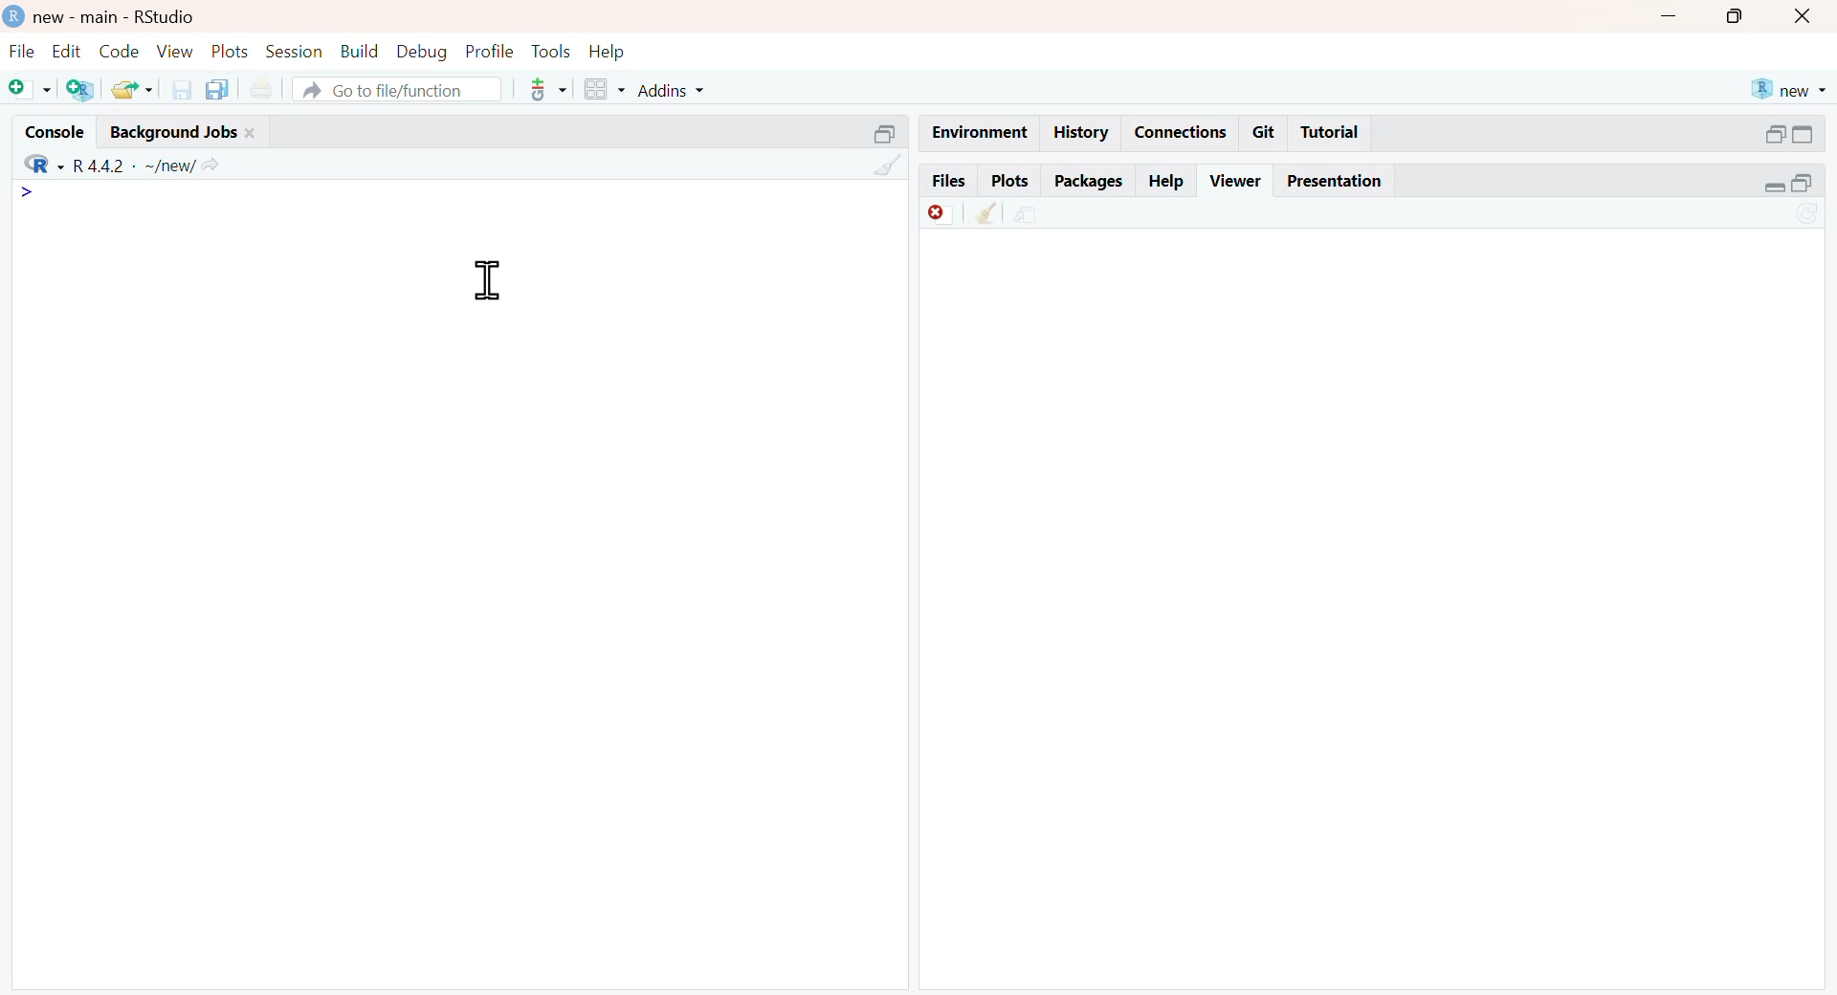 The image size is (1837, 995). What do you see at coordinates (1081, 132) in the screenshot?
I see `History` at bounding box center [1081, 132].